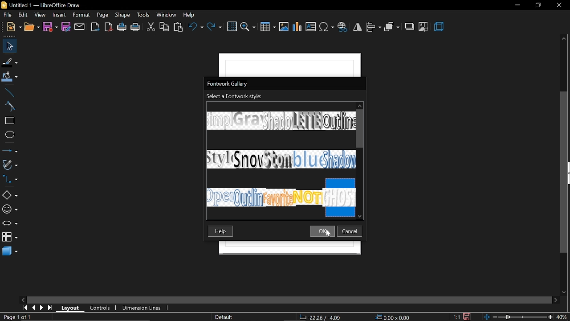  What do you see at coordinates (80, 28) in the screenshot?
I see `attach` at bounding box center [80, 28].